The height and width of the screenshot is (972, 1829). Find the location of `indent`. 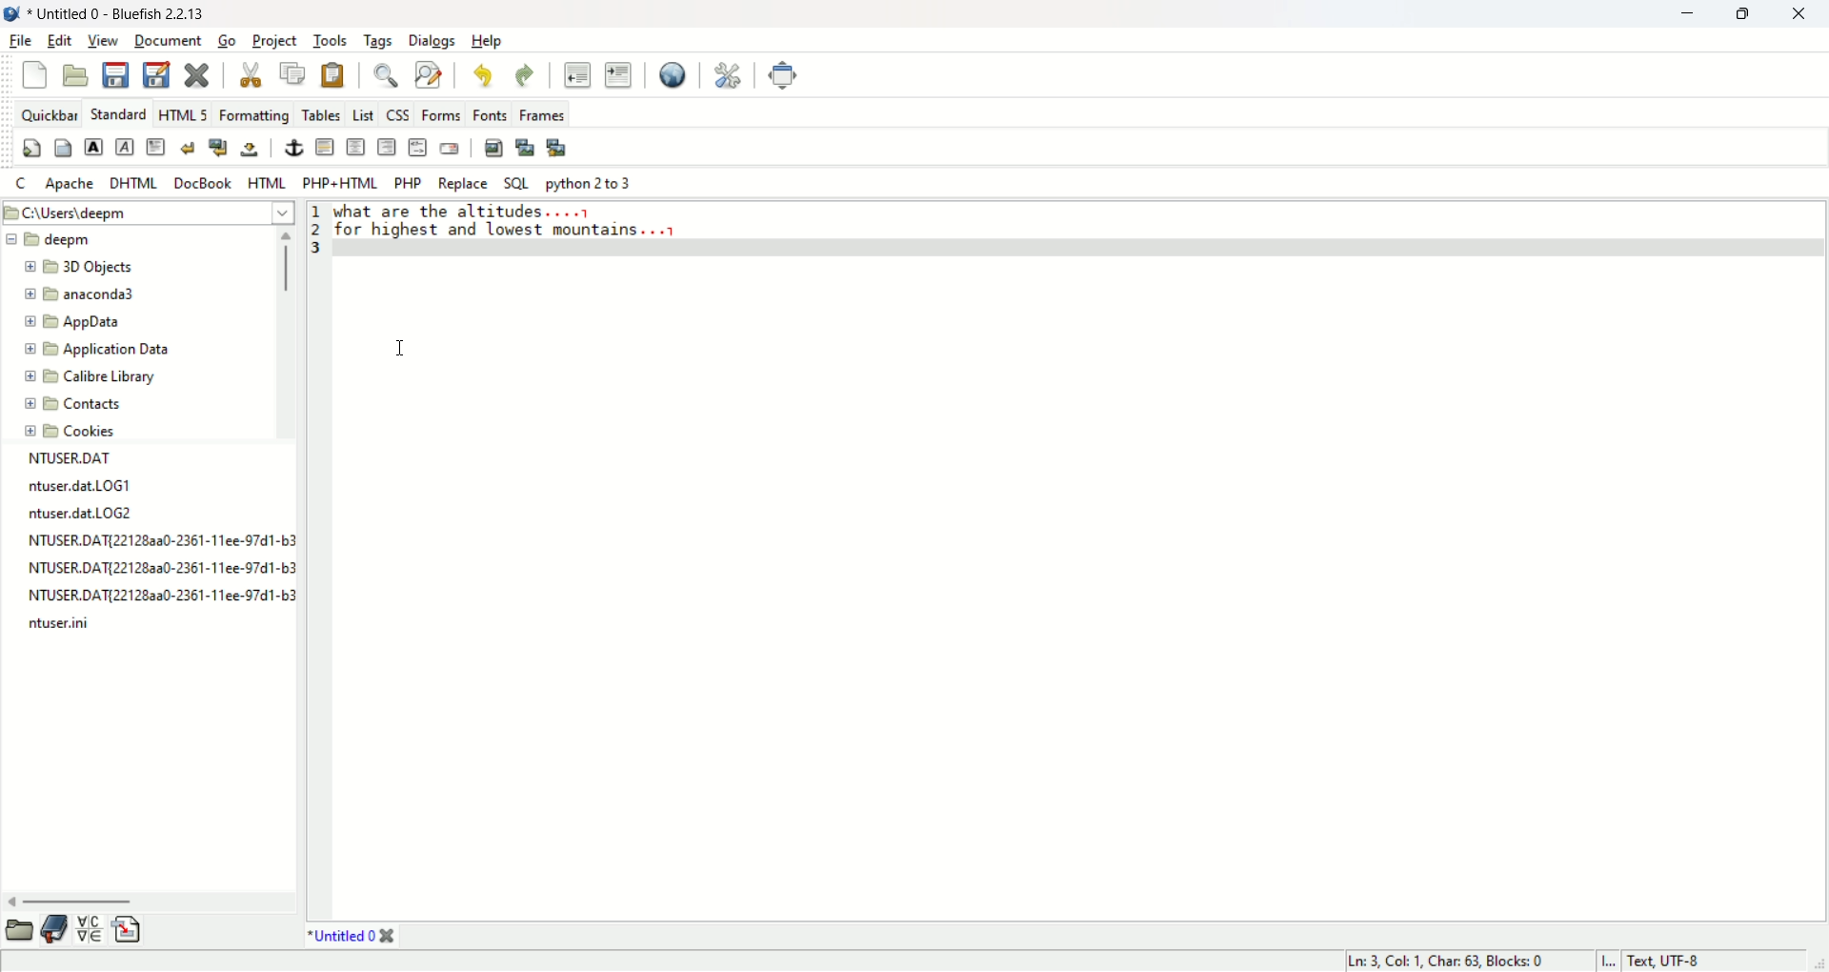

indent is located at coordinates (618, 75).